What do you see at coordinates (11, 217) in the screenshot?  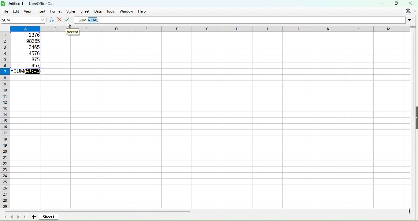 I see `Scroll to previous sheet` at bounding box center [11, 217].